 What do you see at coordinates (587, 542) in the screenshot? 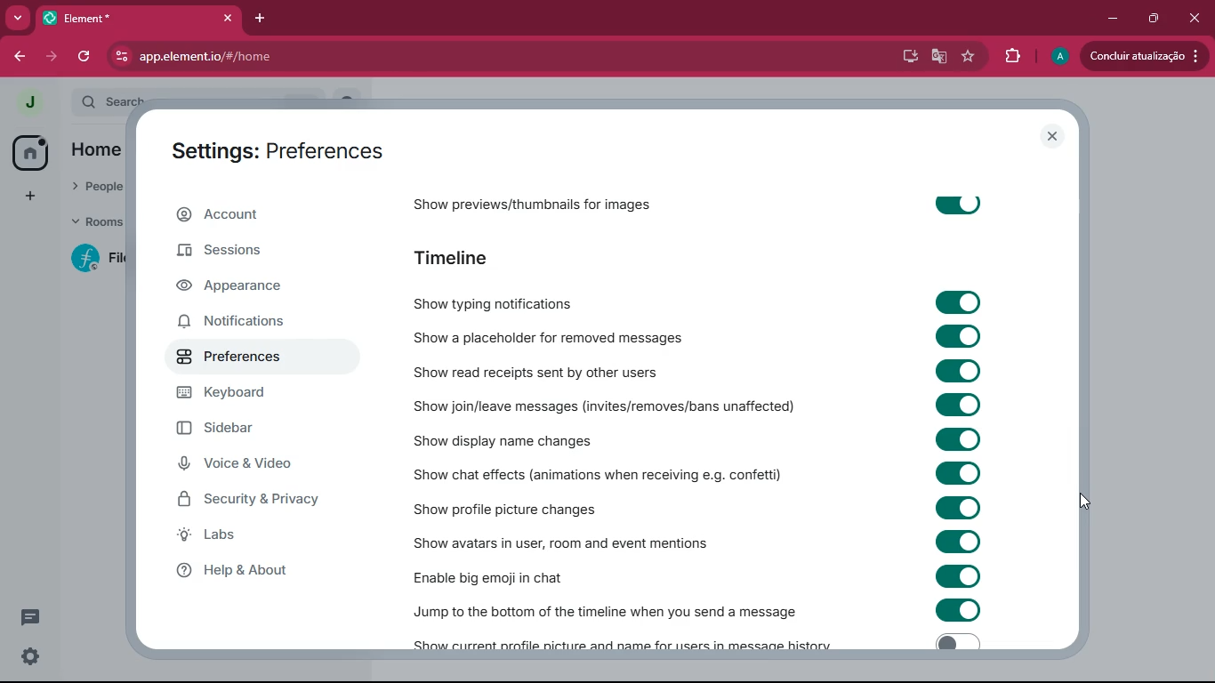
I see `show avatars in user, room and event mentions` at bounding box center [587, 542].